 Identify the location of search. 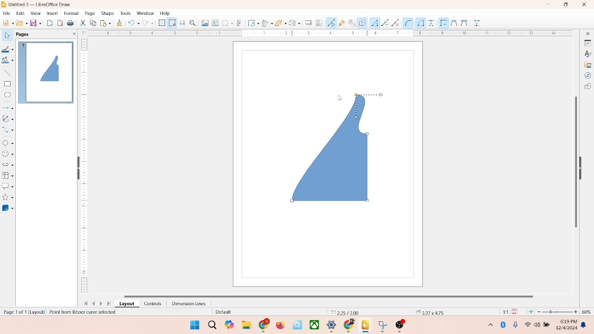
(213, 325).